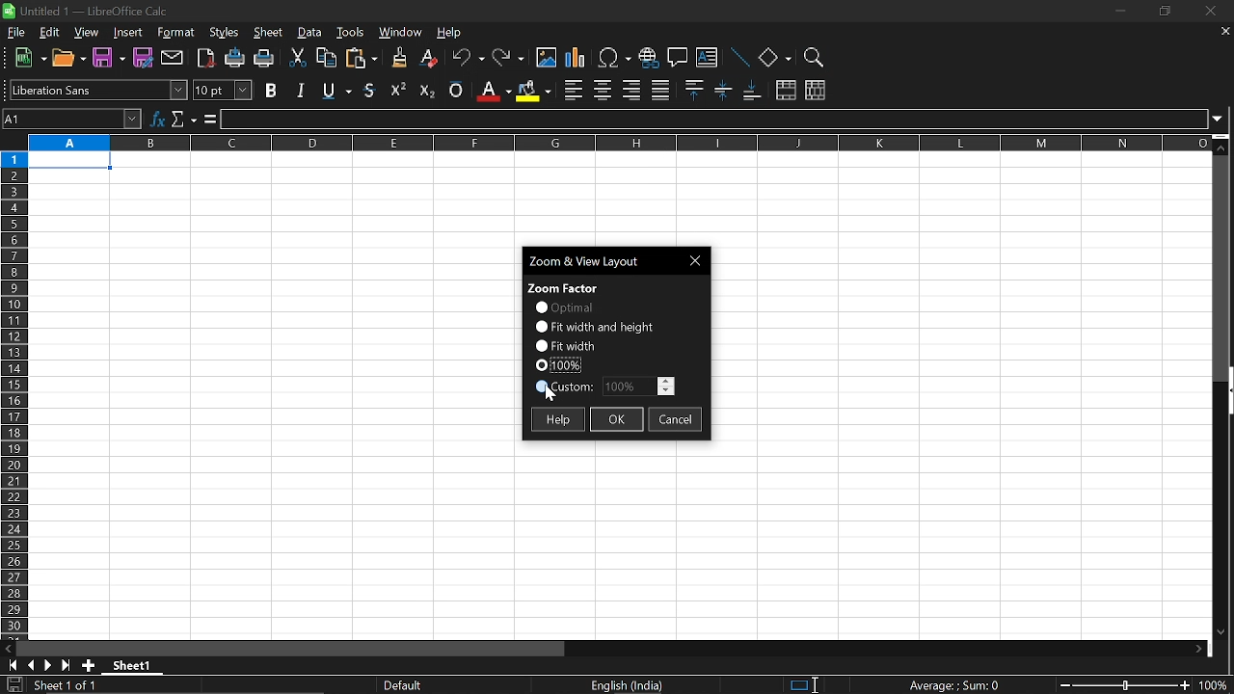  What do you see at coordinates (603, 91) in the screenshot?
I see `align center` at bounding box center [603, 91].